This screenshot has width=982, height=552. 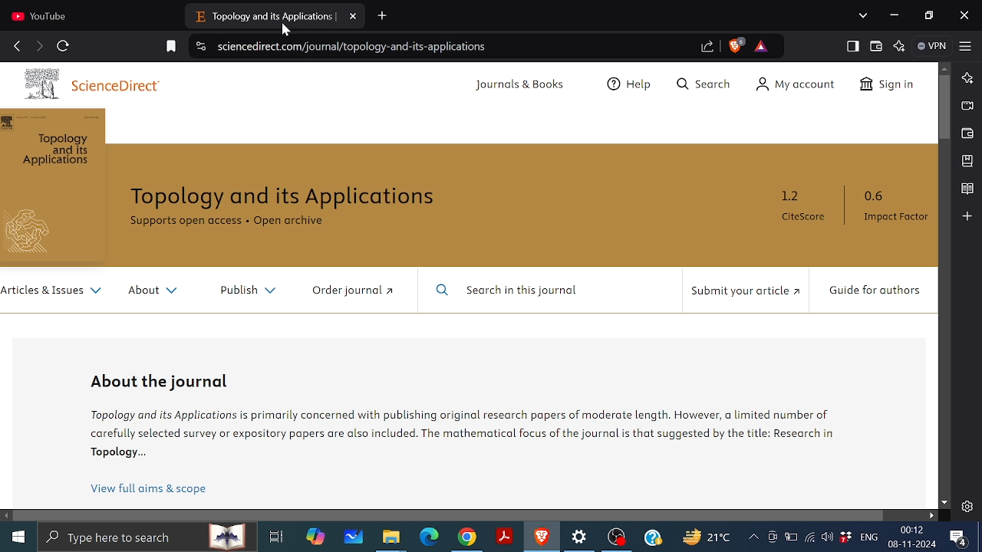 I want to click on Battery, so click(x=791, y=536).